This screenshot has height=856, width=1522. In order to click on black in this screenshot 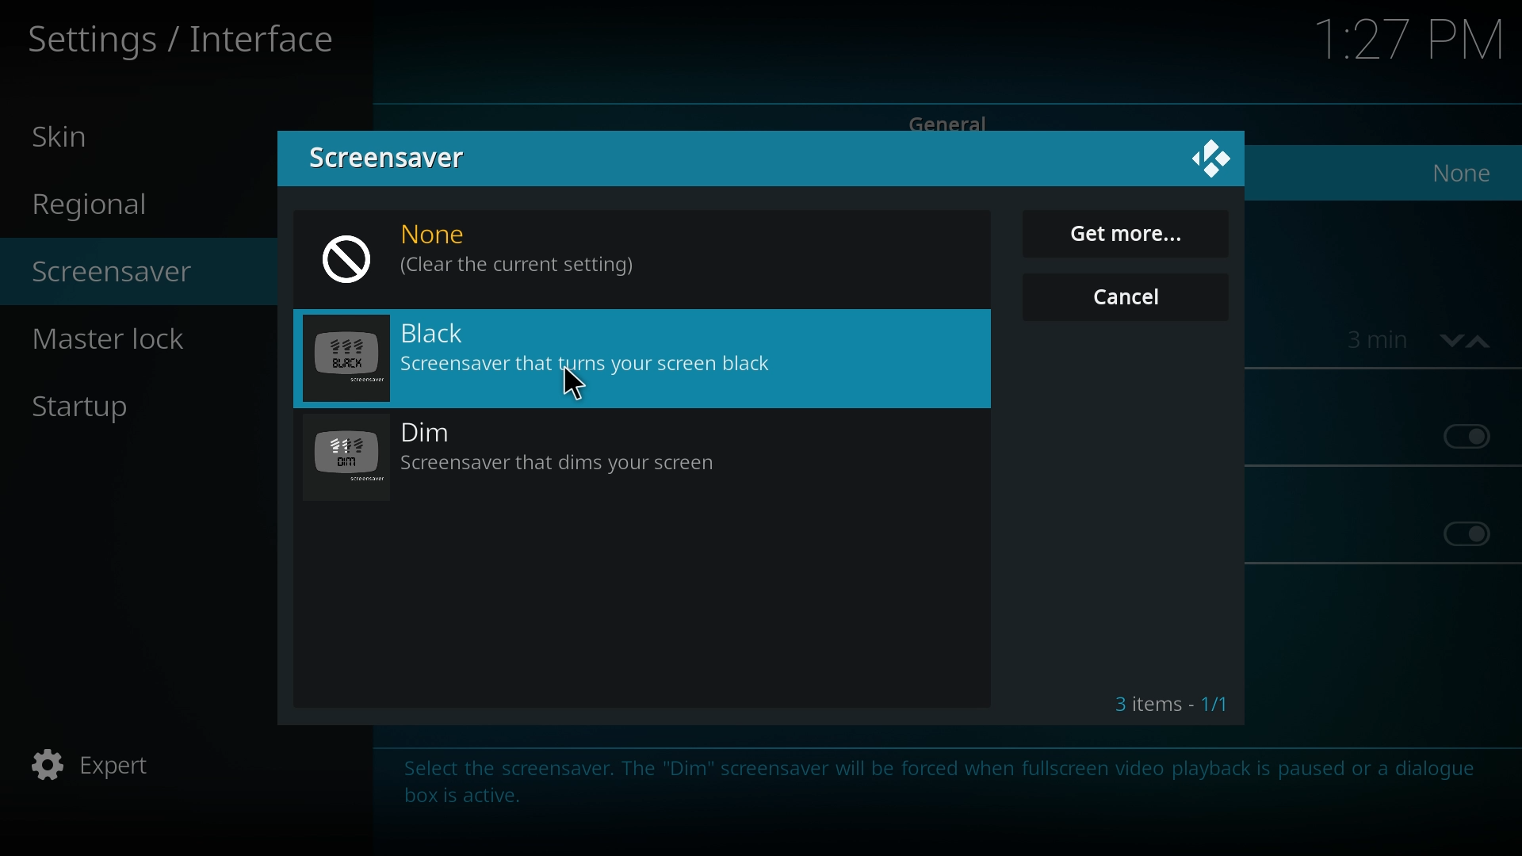, I will do `click(545, 357)`.